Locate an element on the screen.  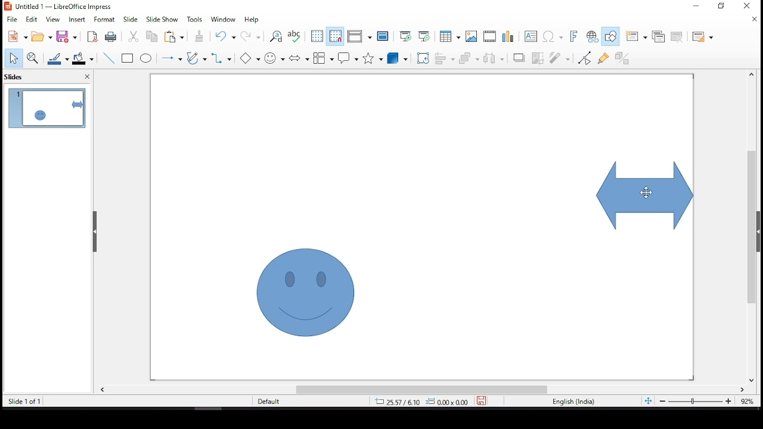
start from first slide is located at coordinates (404, 35).